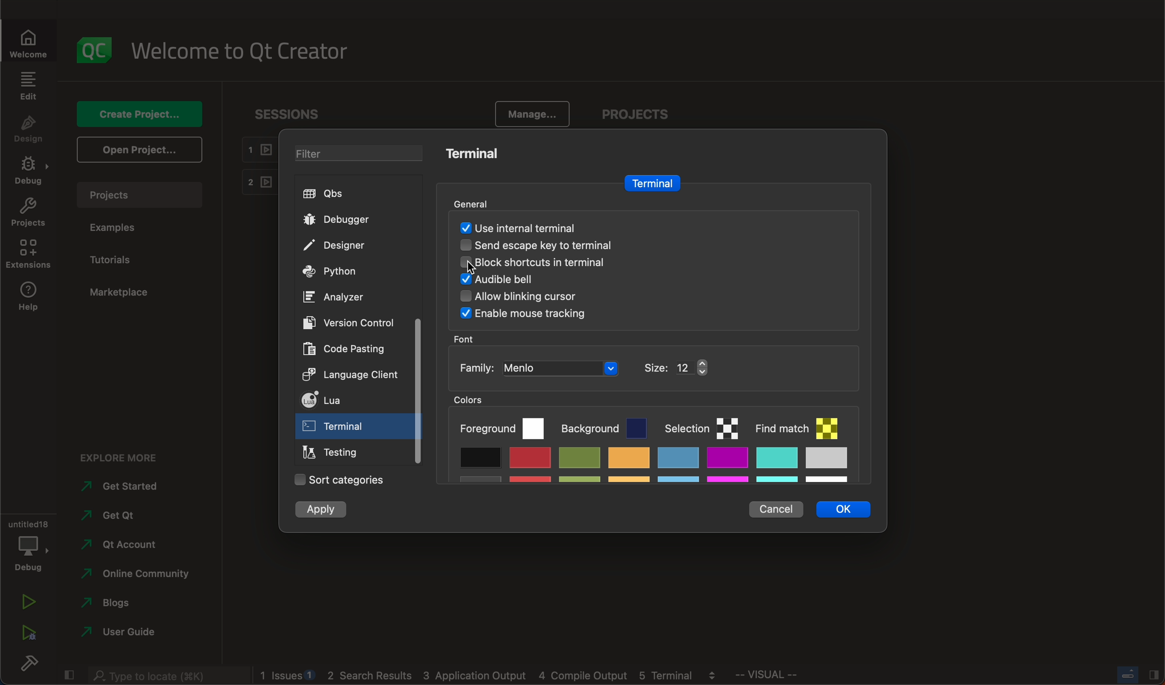 Image resolution: width=1165 pixels, height=685 pixels. I want to click on welcome , so click(248, 51).